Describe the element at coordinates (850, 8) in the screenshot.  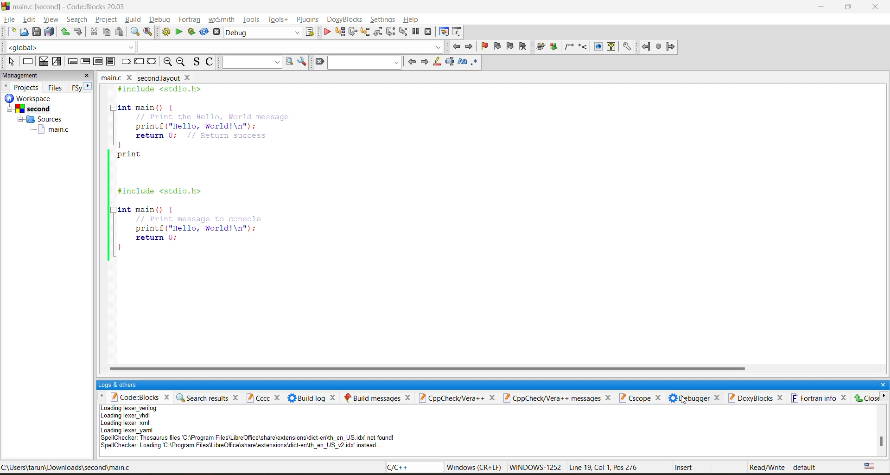
I see `maximize` at that location.